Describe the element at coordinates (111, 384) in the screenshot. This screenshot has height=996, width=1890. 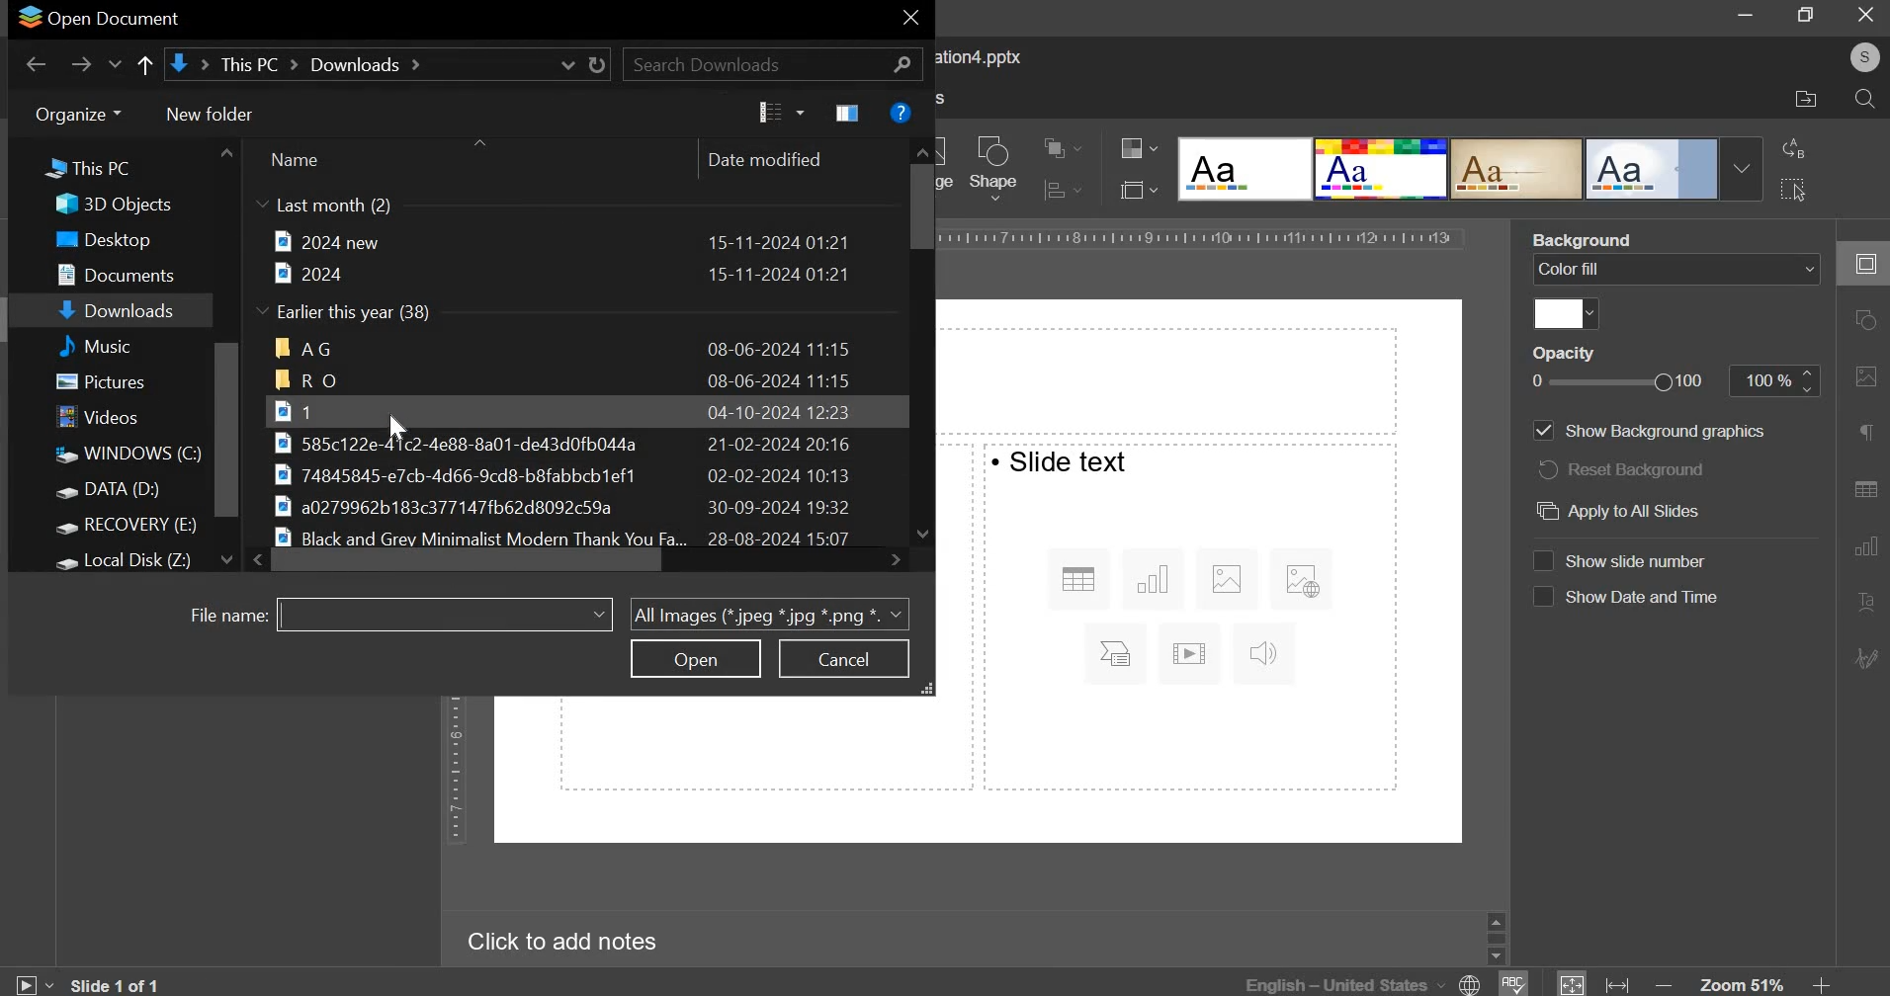
I see `pictures` at that location.